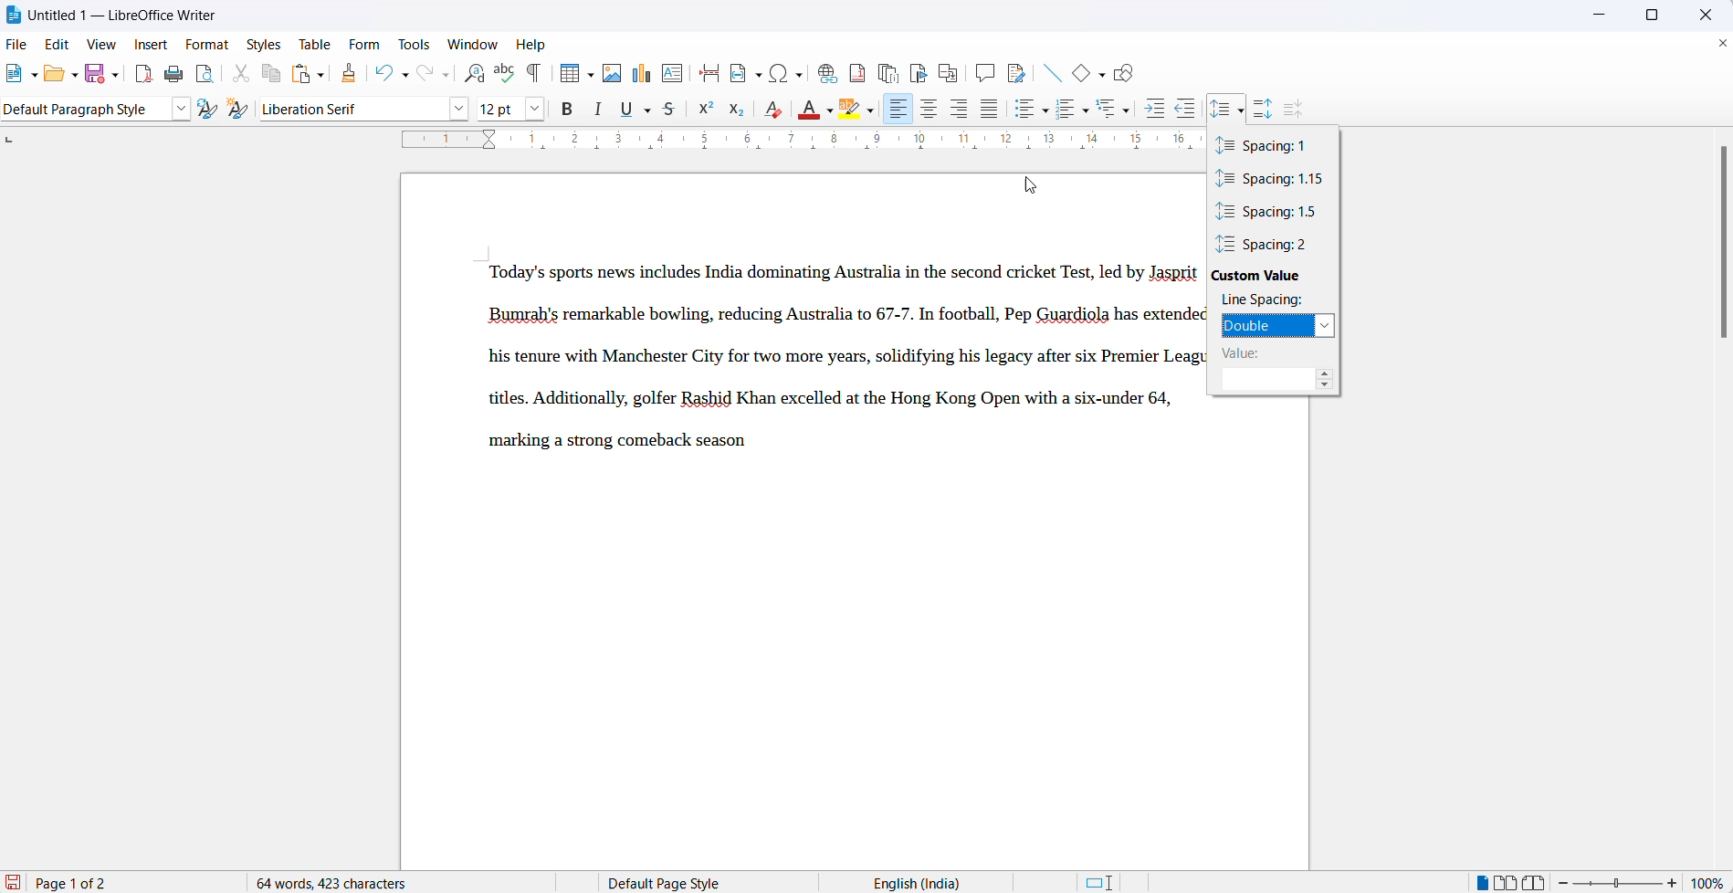 Image resolution: width=1733 pixels, height=893 pixels. I want to click on zoom slider, so click(1617, 883).